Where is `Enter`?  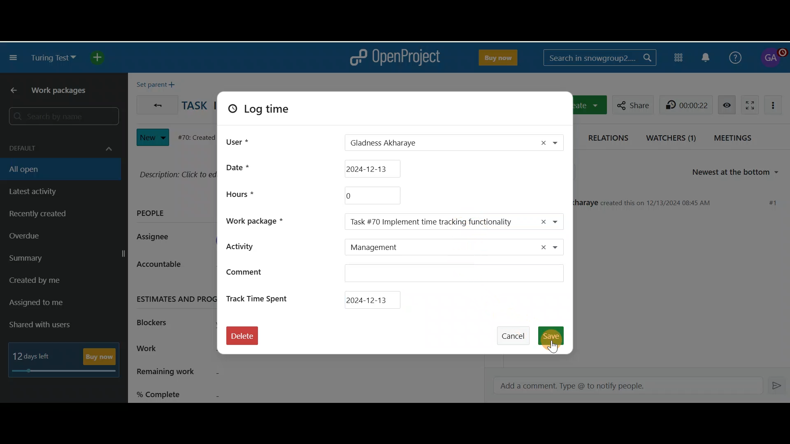 Enter is located at coordinates (778, 385).